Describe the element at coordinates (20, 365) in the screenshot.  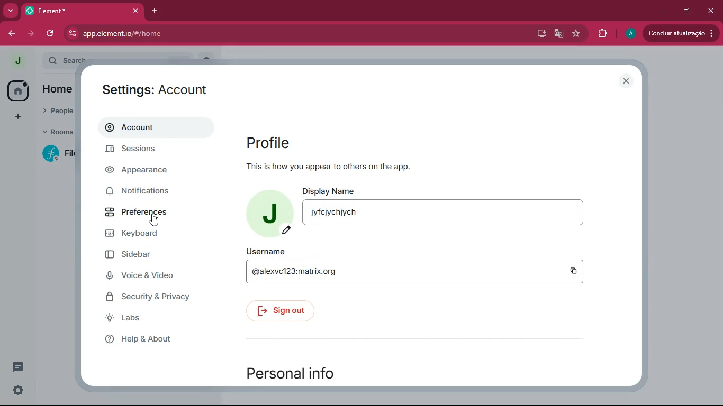
I see `comments` at that location.